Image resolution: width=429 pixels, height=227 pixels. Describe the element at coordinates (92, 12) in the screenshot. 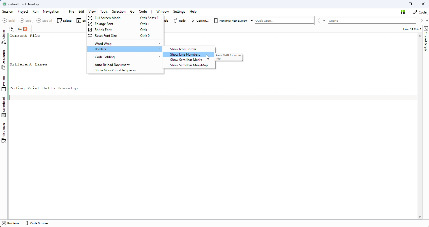

I see `View` at that location.